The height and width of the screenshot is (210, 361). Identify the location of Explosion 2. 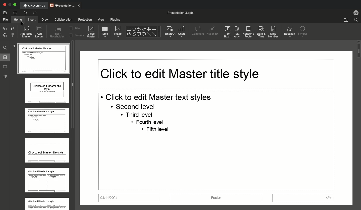
(134, 35).